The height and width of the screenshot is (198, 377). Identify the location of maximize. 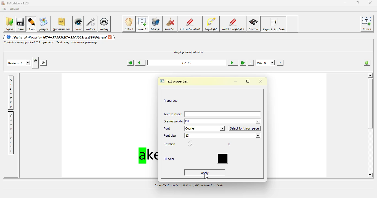
(248, 81).